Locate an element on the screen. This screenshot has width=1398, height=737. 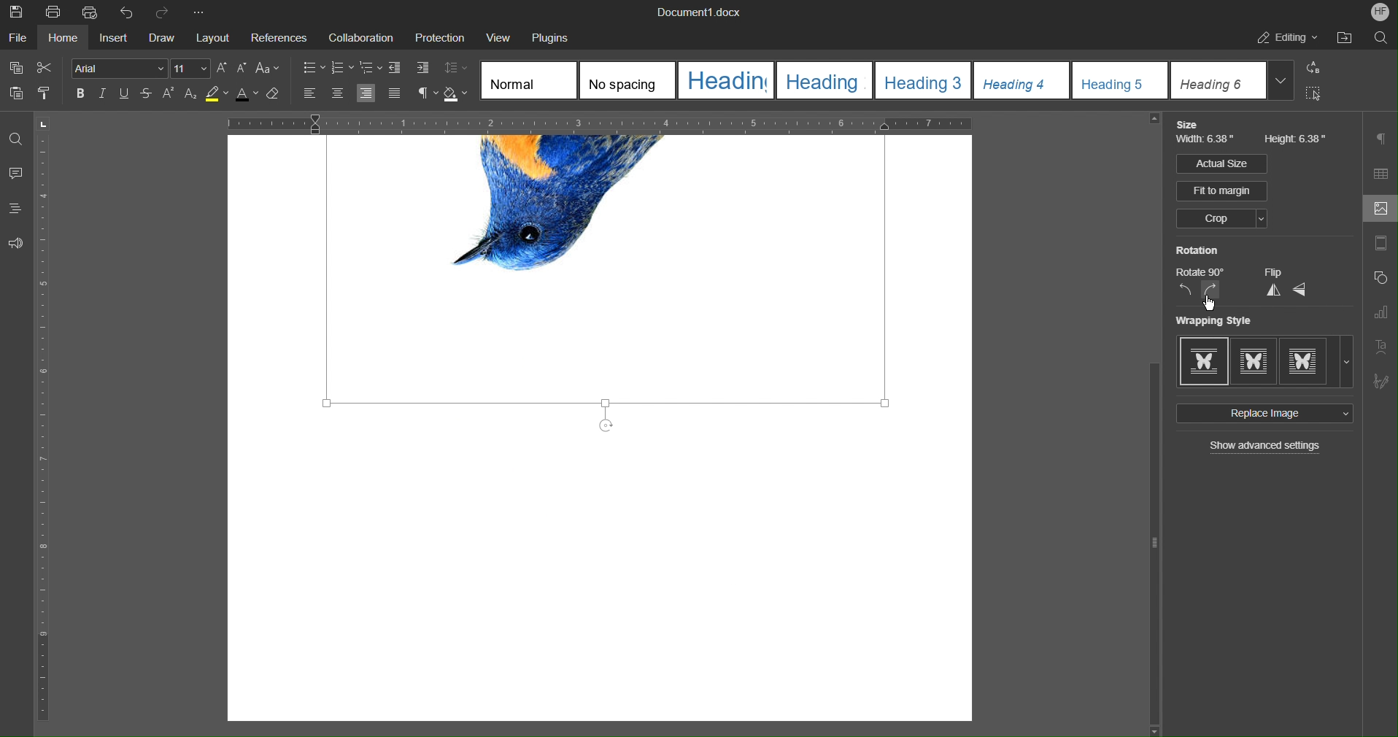
Flip is located at coordinates (1273, 274).